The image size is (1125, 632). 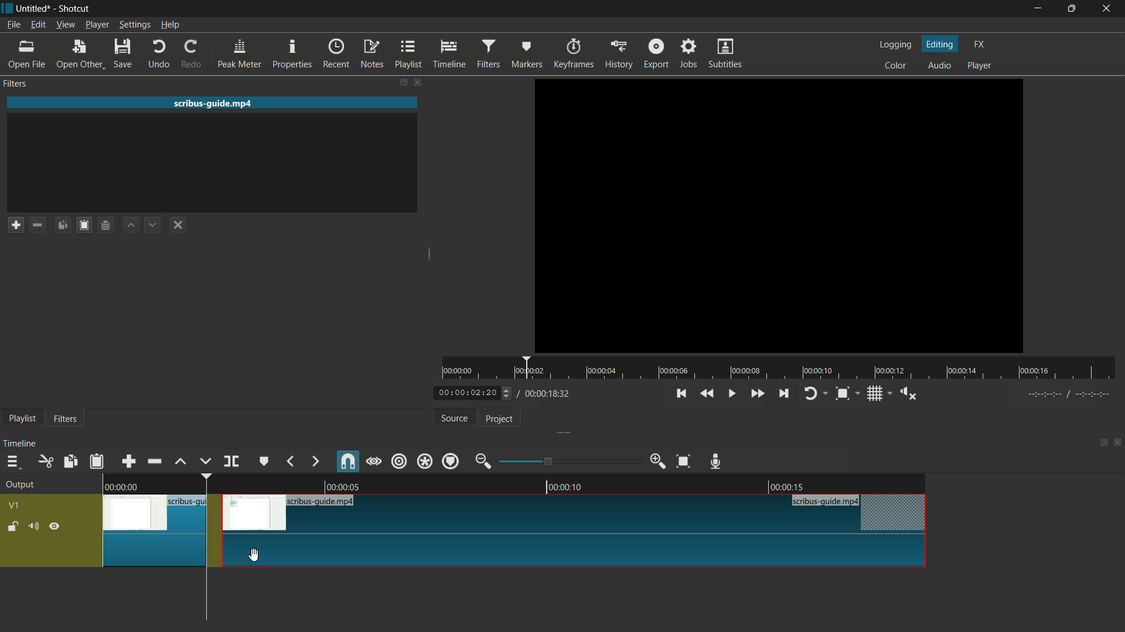 What do you see at coordinates (684, 461) in the screenshot?
I see `zoom timeline to fit` at bounding box center [684, 461].